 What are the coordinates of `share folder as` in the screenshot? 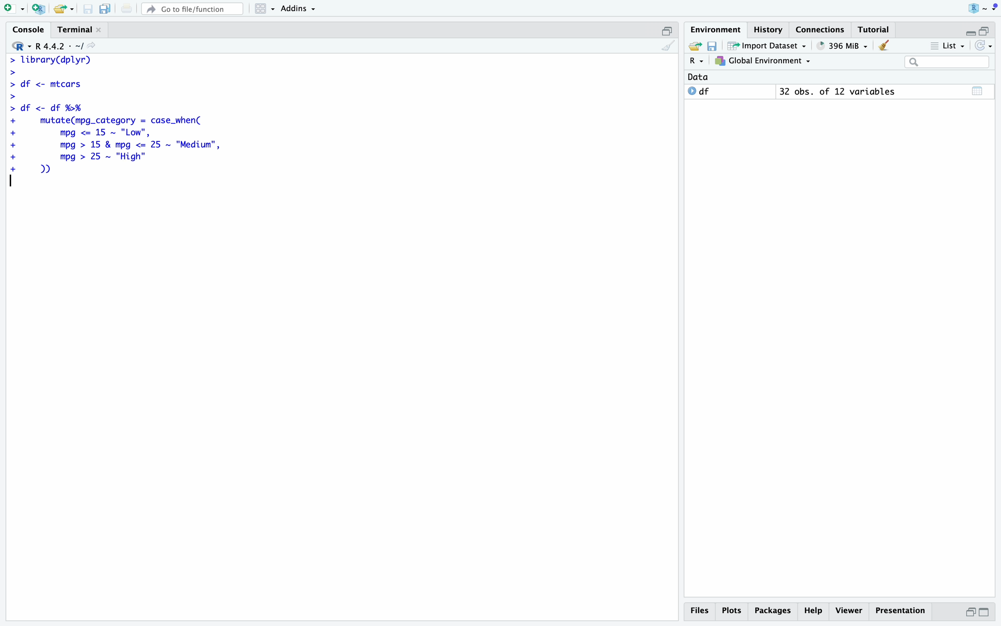 It's located at (65, 10).